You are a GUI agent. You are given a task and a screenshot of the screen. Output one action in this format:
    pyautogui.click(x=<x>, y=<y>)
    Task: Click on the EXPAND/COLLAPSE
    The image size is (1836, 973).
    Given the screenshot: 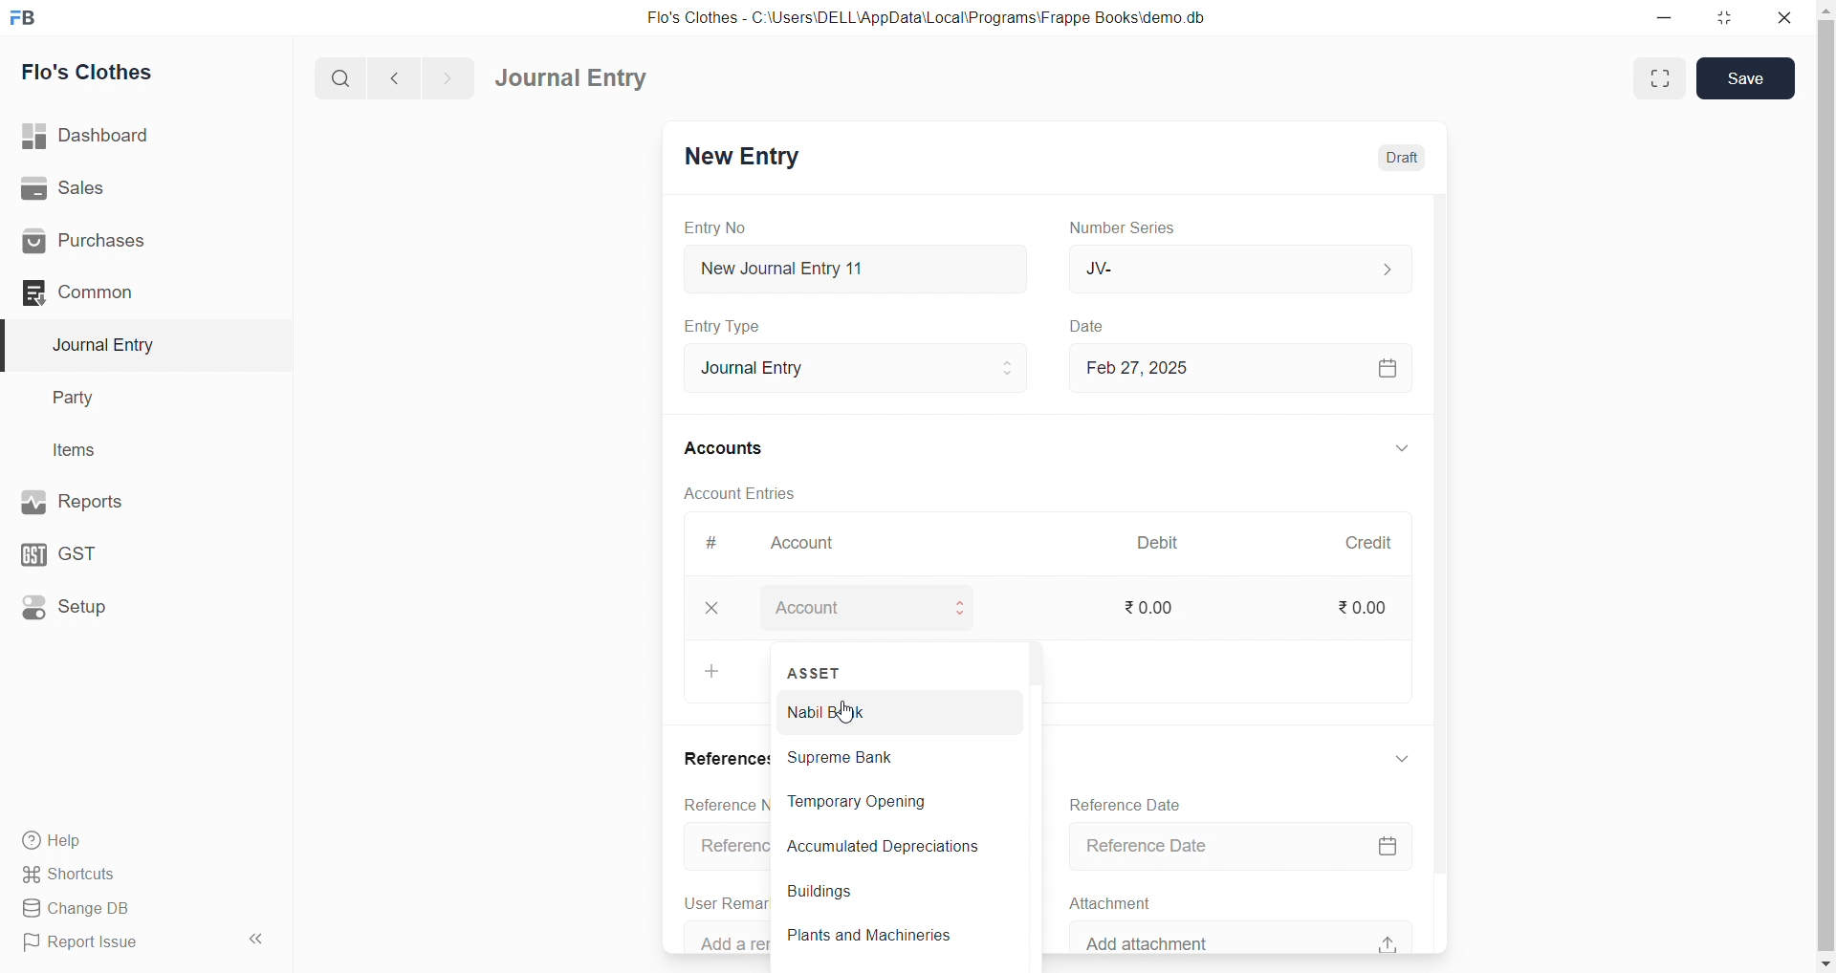 What is the action you would take?
    pyautogui.click(x=1412, y=763)
    